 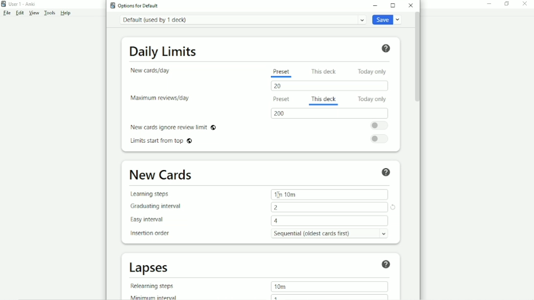 I want to click on Today only, so click(x=373, y=71).